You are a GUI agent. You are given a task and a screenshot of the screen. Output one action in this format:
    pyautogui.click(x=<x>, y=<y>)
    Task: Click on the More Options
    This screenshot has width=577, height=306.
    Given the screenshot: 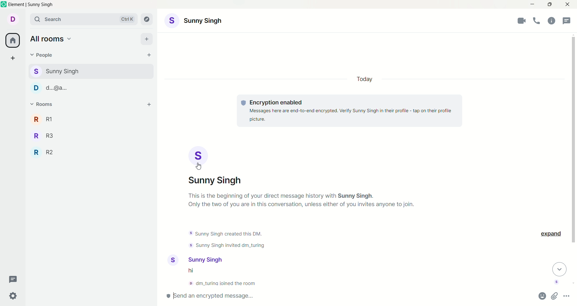 What is the action you would take?
    pyautogui.click(x=568, y=295)
    